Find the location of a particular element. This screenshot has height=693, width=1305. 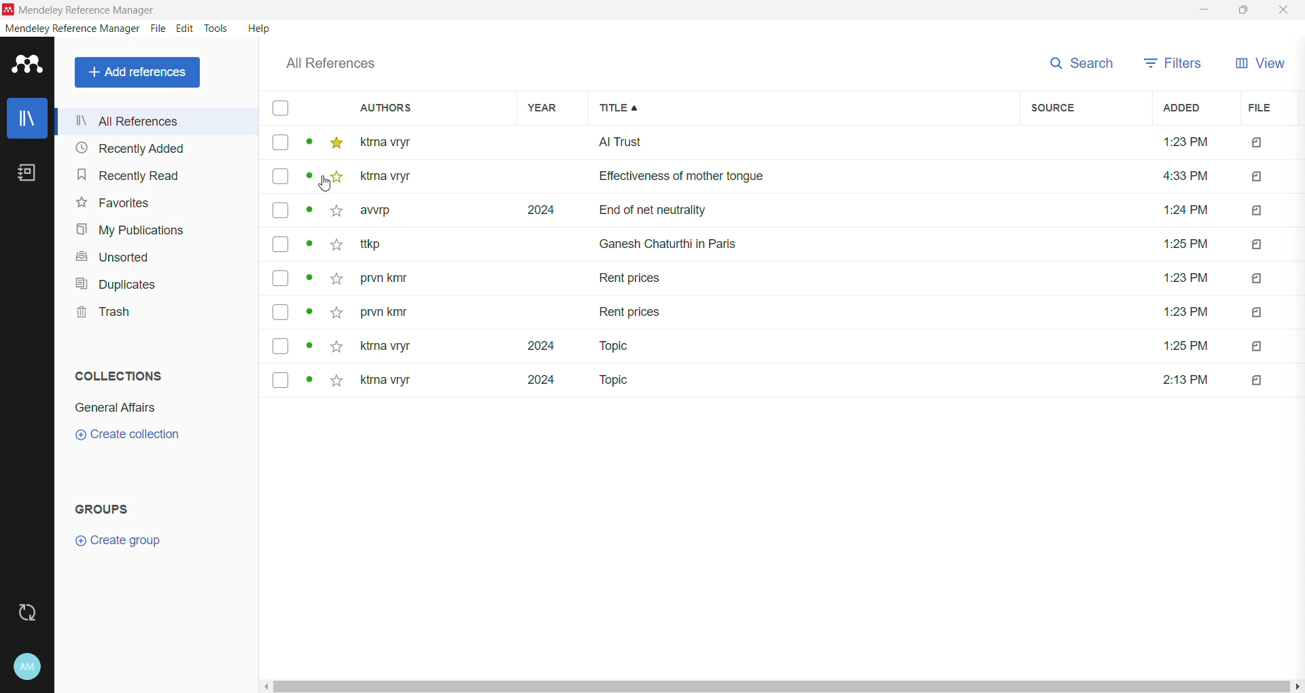

ktma vtyr is located at coordinates (395, 141).